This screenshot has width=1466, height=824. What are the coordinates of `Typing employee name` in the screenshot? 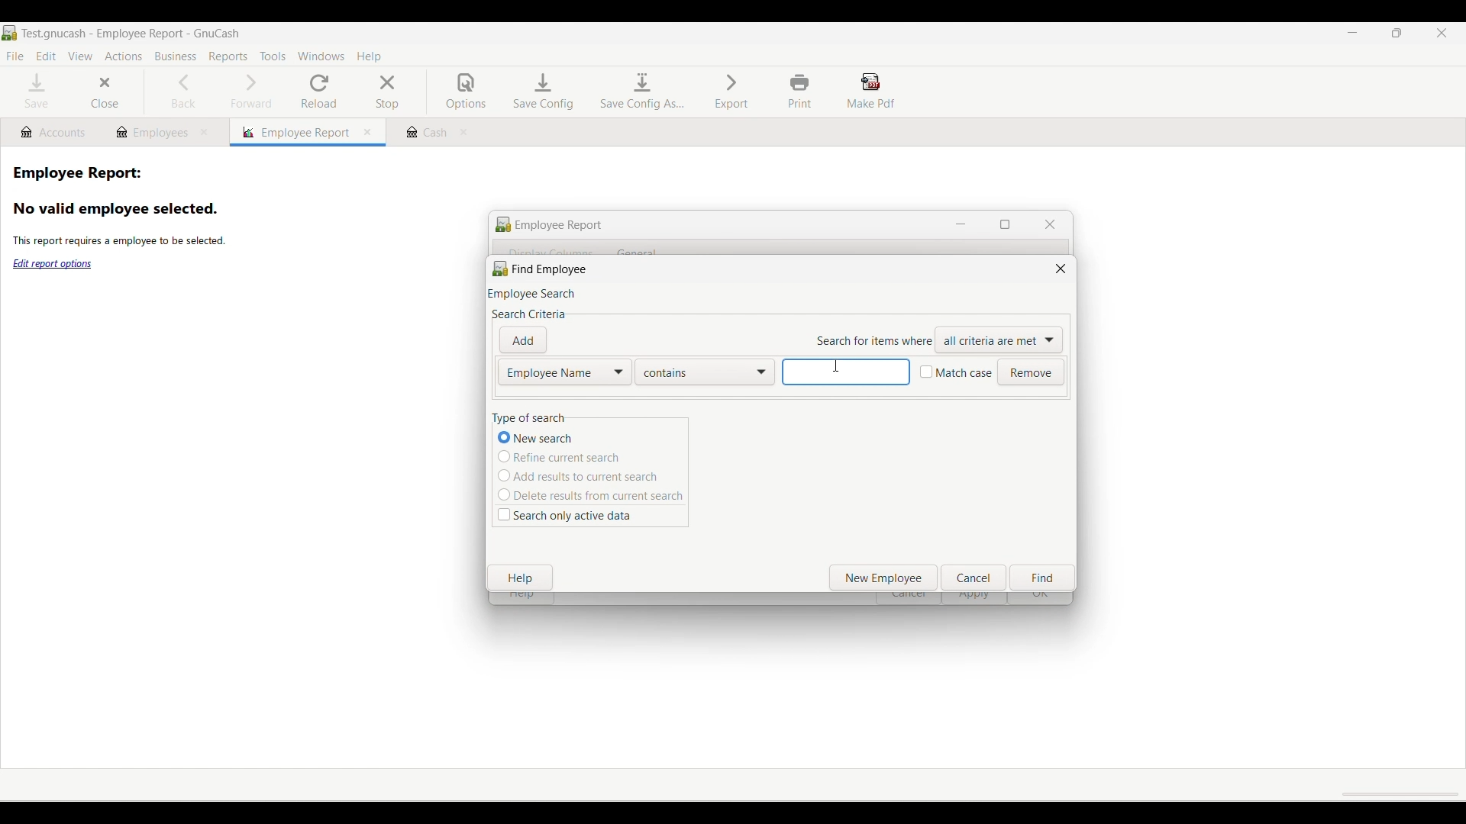 It's located at (844, 372).